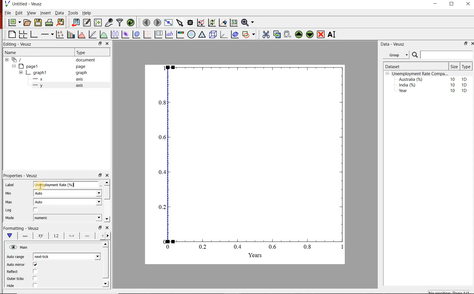 This screenshot has width=474, height=294. Describe the element at coordinates (68, 218) in the screenshot. I see `numeric` at that location.